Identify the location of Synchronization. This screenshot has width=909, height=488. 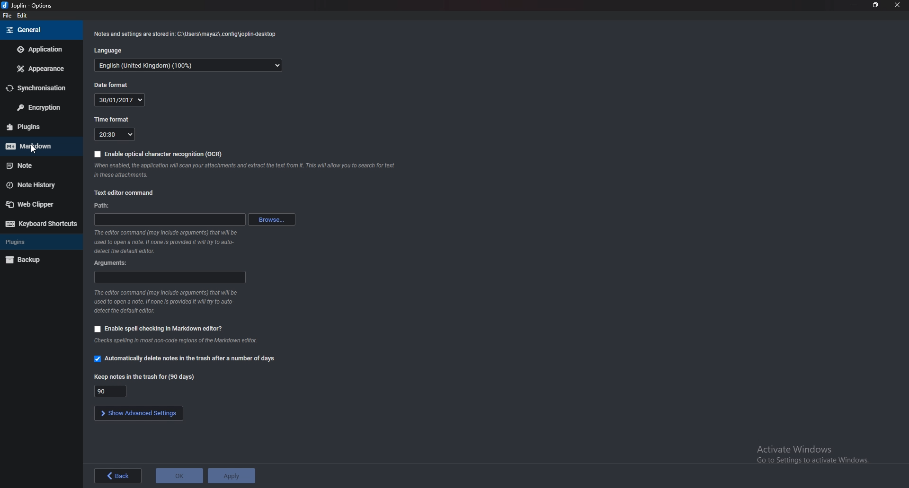
(41, 89).